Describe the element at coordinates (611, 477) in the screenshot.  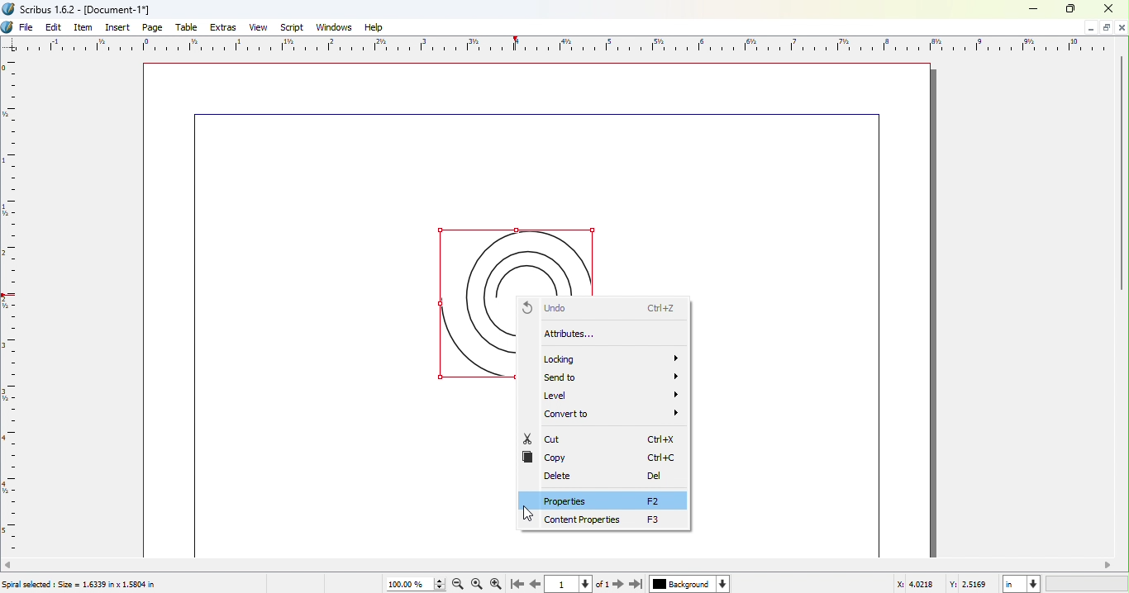
I see `Delete` at that location.